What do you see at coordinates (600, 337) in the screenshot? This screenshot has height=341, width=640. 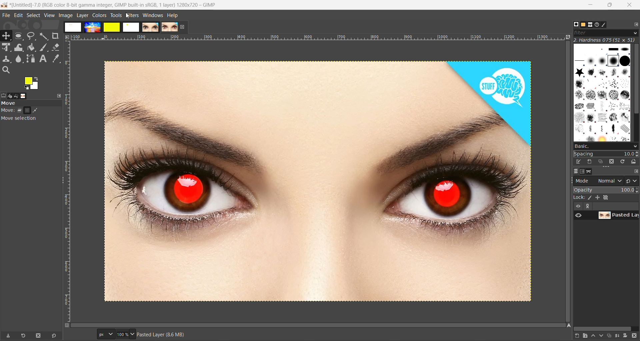 I see `lower this layer` at bounding box center [600, 337].